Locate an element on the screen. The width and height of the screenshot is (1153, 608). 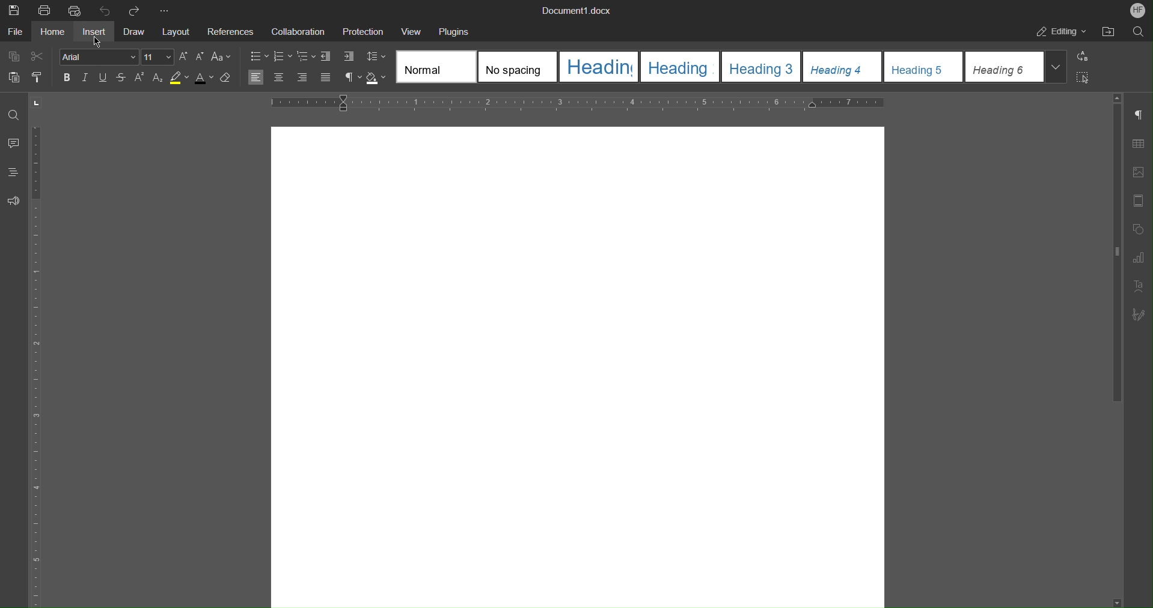
Heading 4 is located at coordinates (843, 67).